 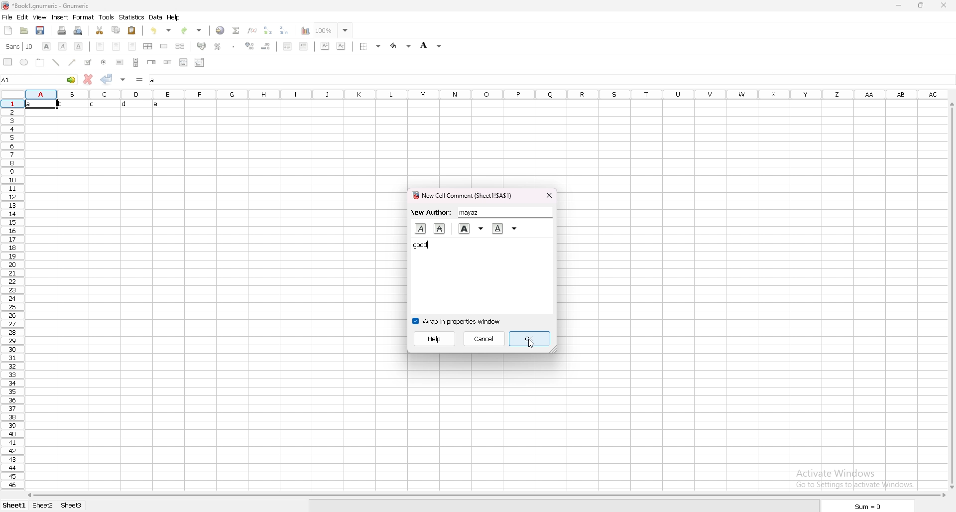 What do you see at coordinates (24, 62) in the screenshot?
I see `ellipse` at bounding box center [24, 62].